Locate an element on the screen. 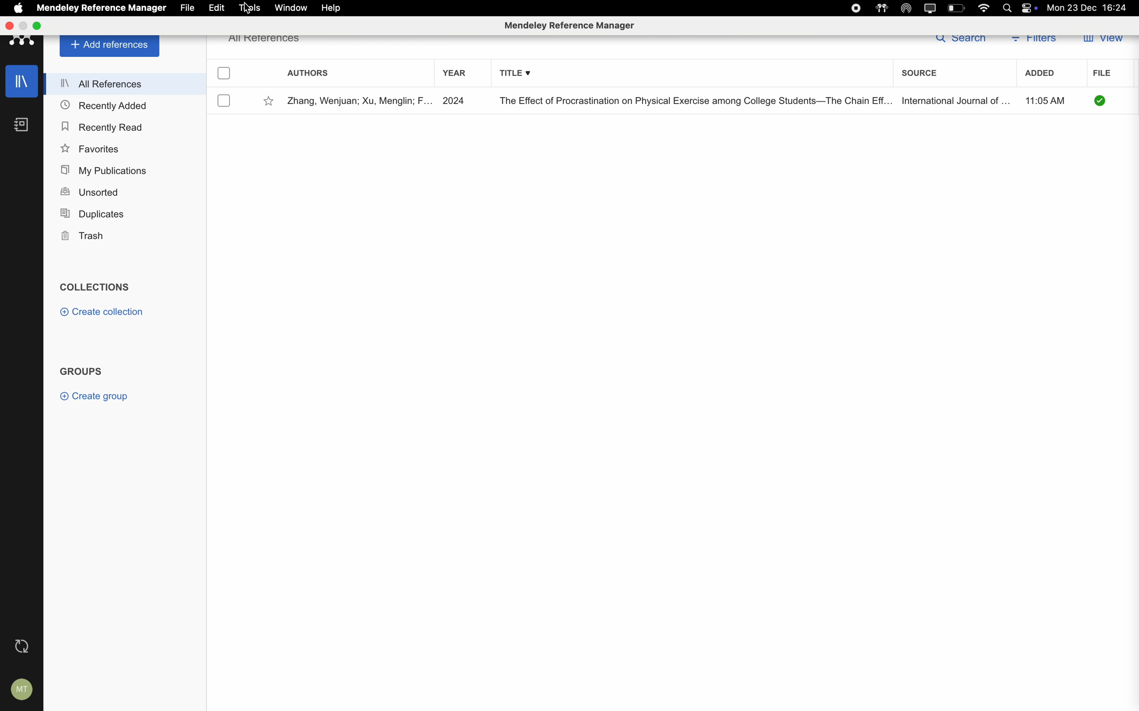 Image resolution: width=1139 pixels, height=711 pixels. trash is located at coordinates (85, 236).